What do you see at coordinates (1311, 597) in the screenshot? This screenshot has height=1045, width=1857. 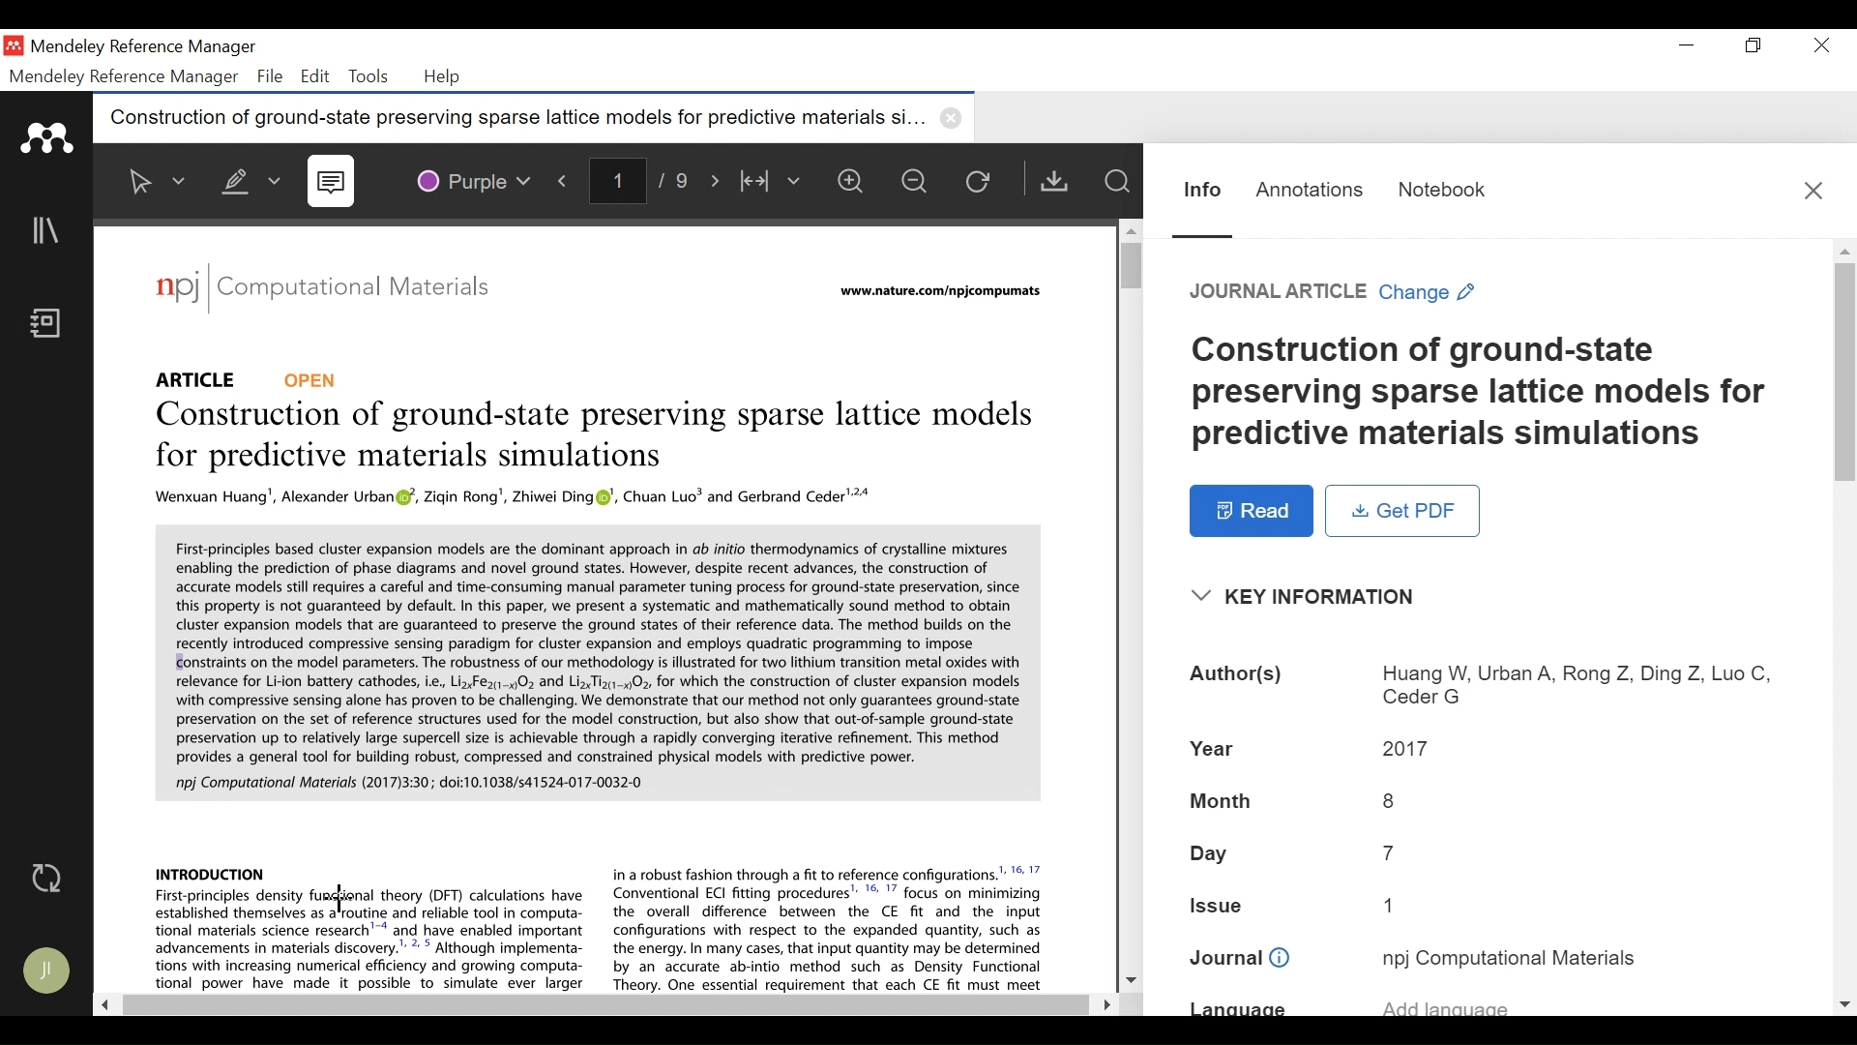 I see `Show/Hide Key Information` at bounding box center [1311, 597].